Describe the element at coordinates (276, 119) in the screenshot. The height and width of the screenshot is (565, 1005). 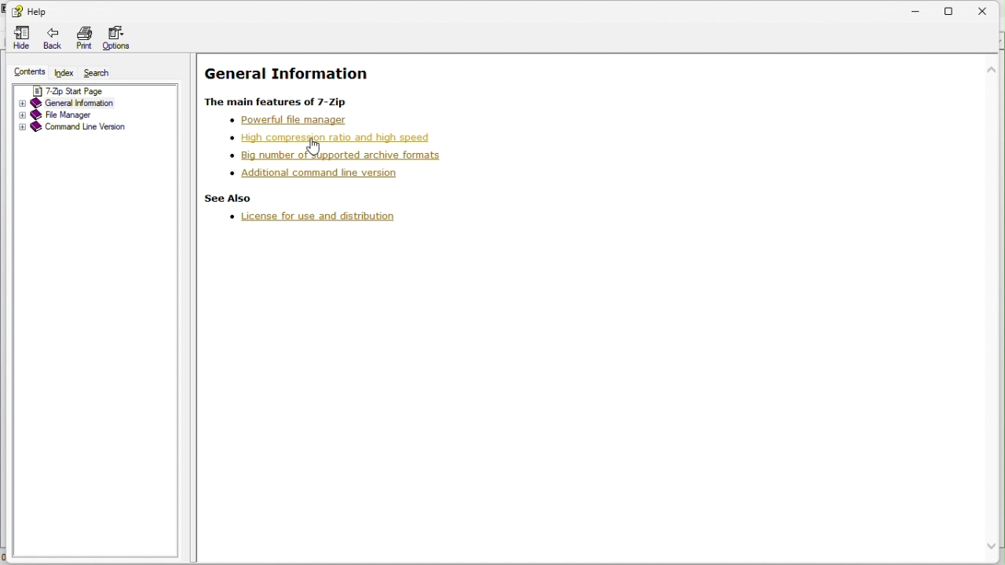
I see `Powerful file manager` at that location.